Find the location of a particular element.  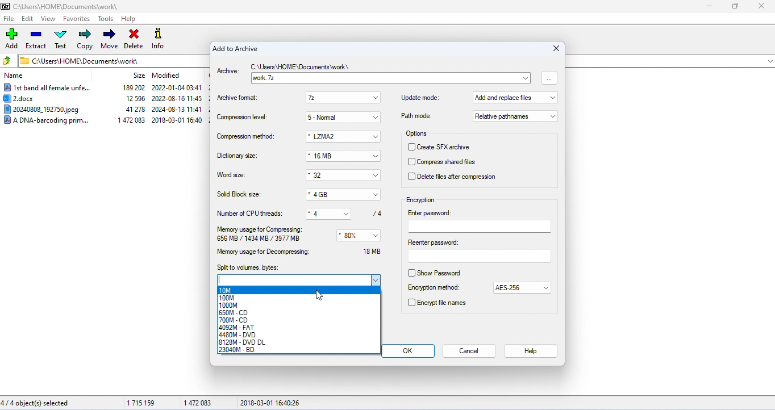

checkbox is located at coordinates (411, 147).